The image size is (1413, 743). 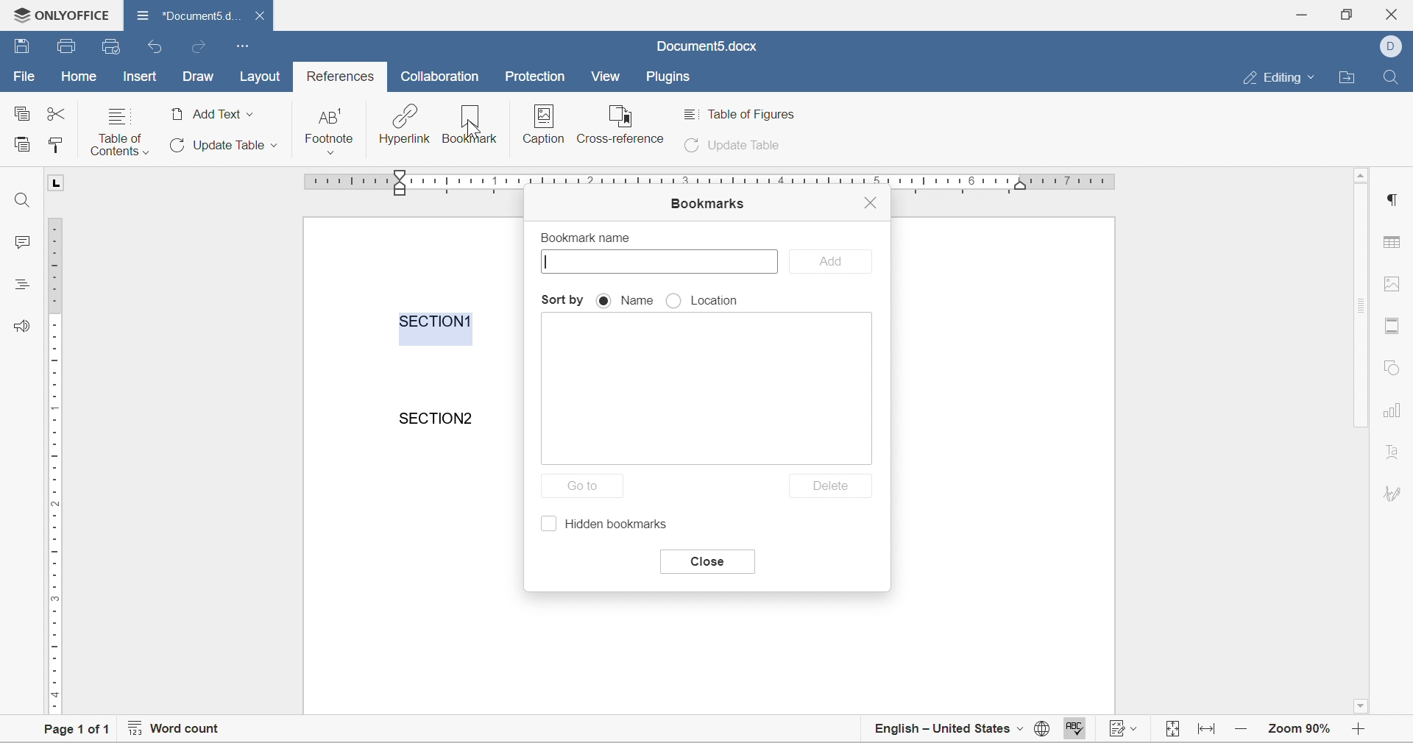 What do you see at coordinates (1392, 199) in the screenshot?
I see `` at bounding box center [1392, 199].